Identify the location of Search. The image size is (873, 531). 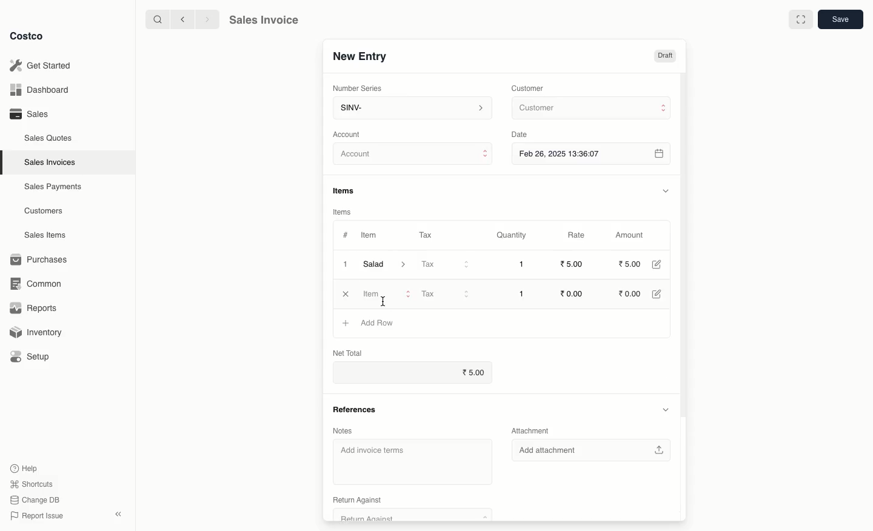
(156, 19).